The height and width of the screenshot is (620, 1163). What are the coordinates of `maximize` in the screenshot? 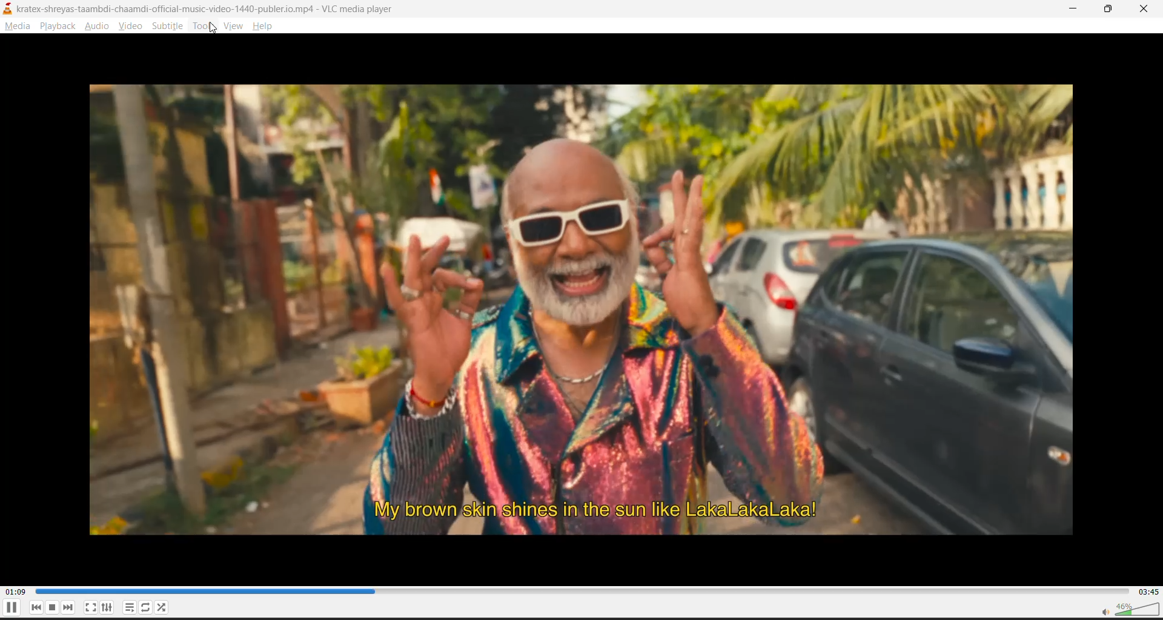 It's located at (1112, 10).